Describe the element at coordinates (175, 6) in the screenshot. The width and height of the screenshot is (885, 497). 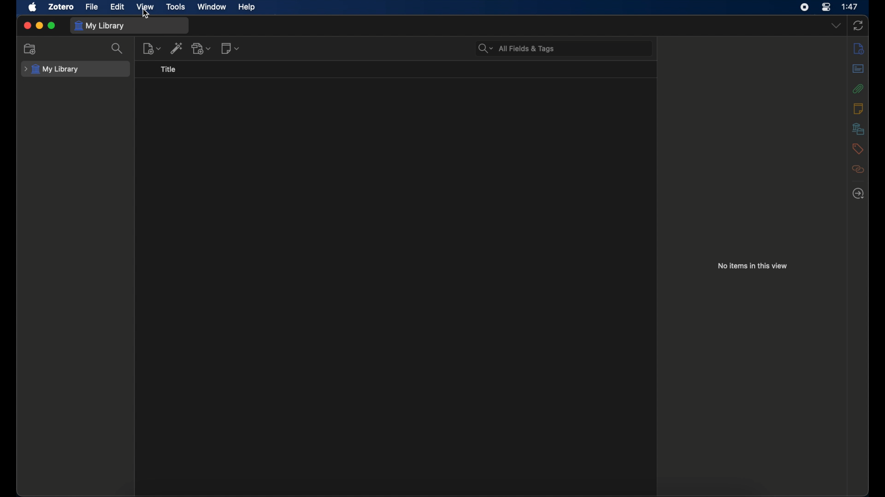
I see `tools` at that location.